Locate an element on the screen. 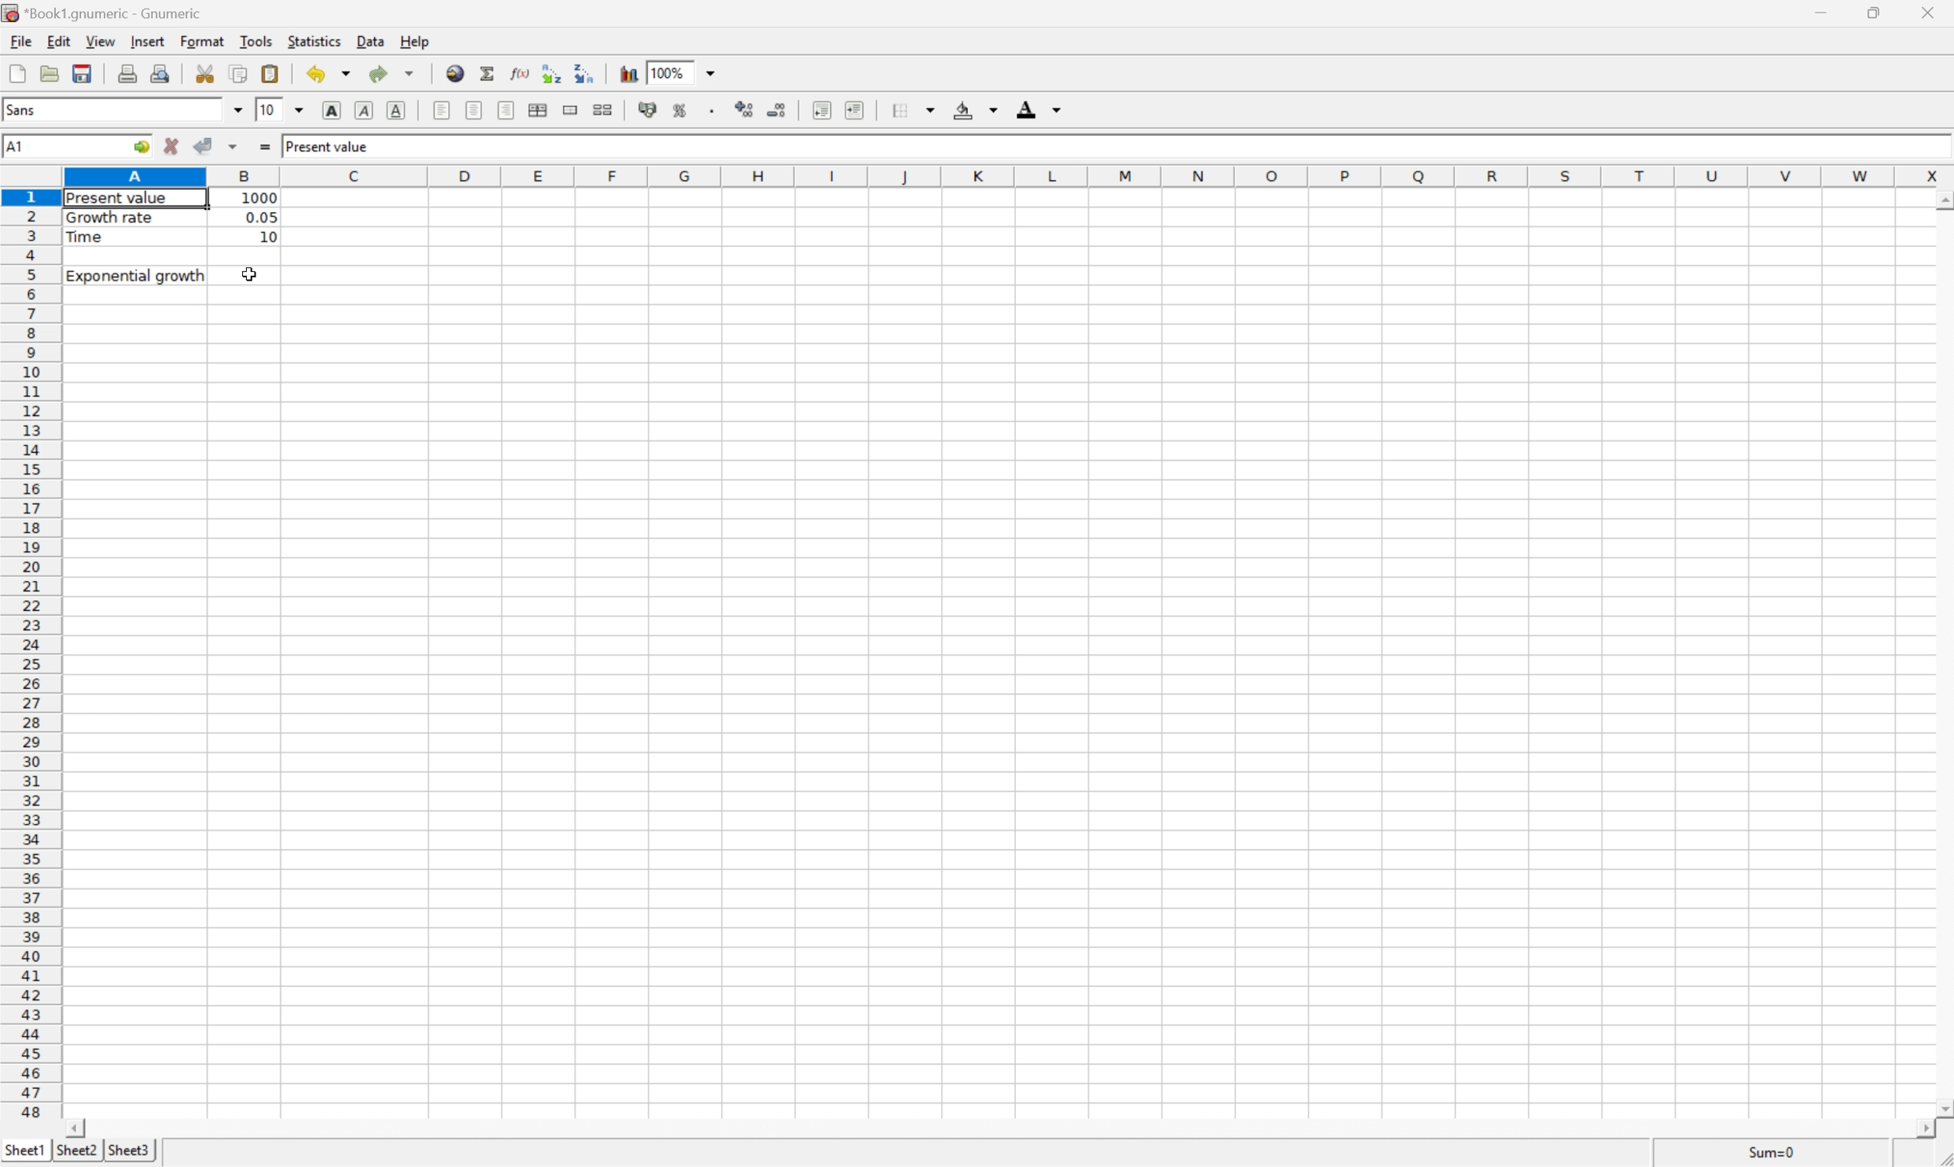  Merge ranges of cells is located at coordinates (572, 112).